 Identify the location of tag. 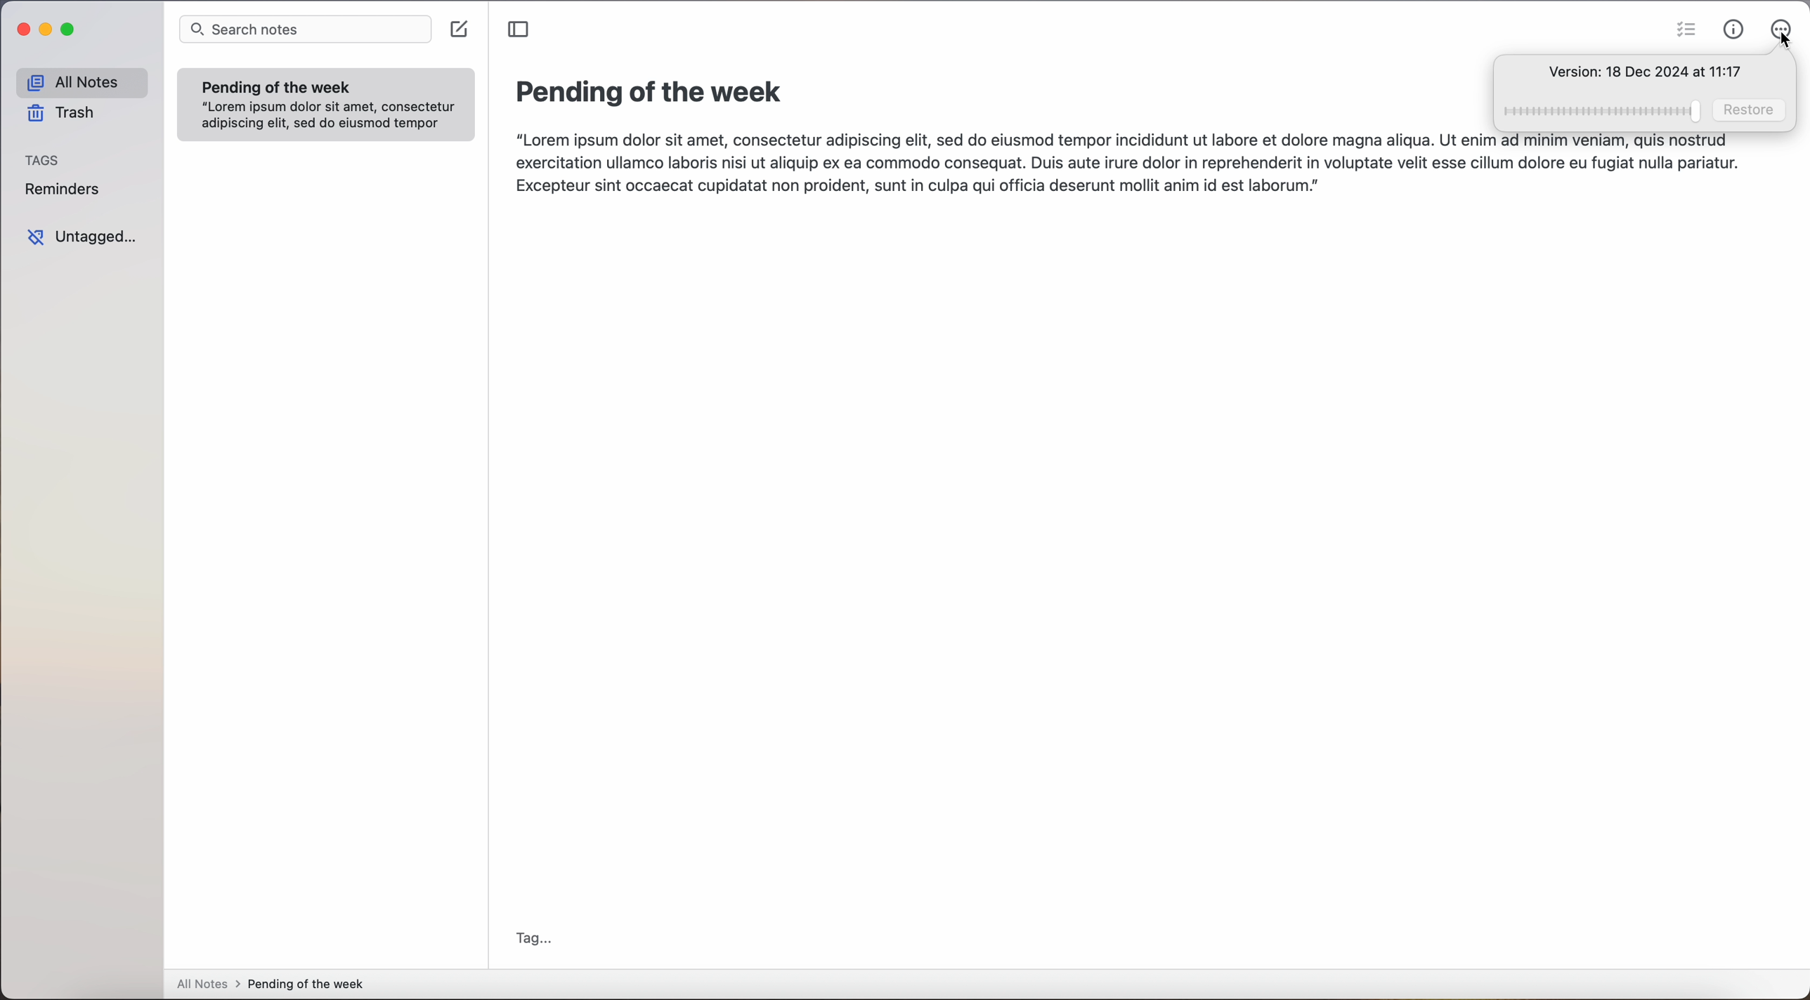
(536, 940).